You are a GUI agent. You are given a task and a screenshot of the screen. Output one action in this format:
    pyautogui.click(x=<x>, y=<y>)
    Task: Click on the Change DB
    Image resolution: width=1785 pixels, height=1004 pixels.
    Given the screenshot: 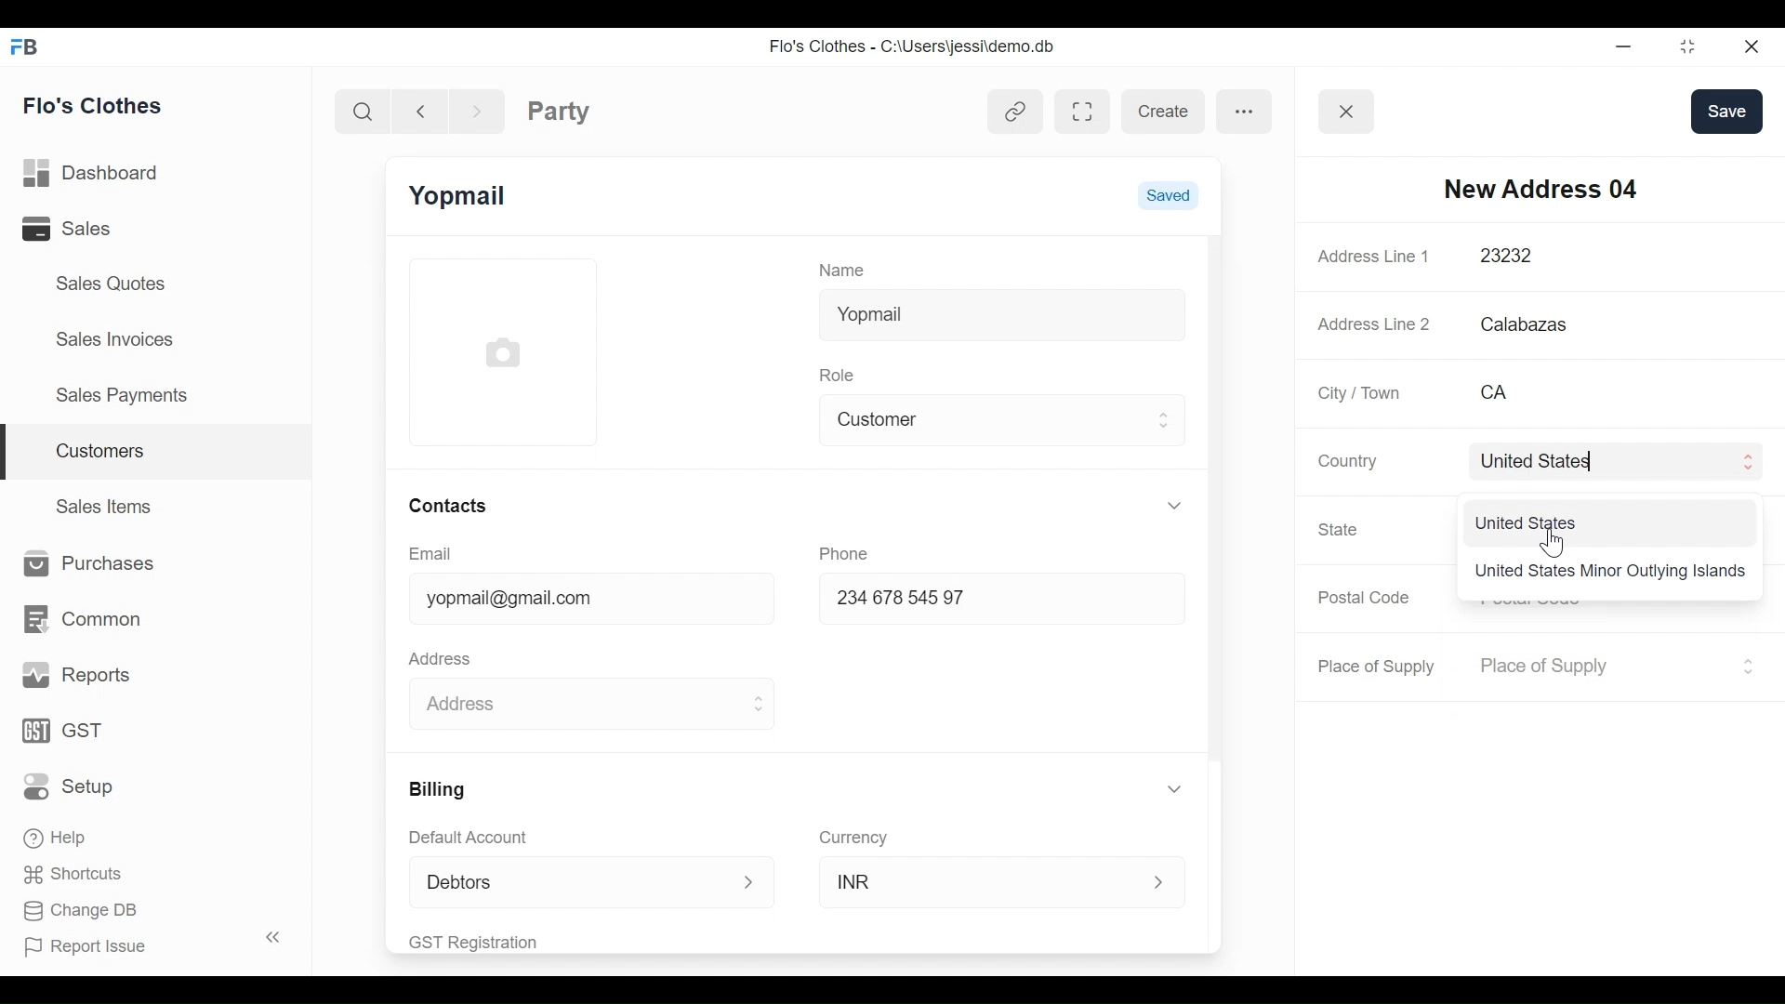 What is the action you would take?
    pyautogui.click(x=82, y=913)
    